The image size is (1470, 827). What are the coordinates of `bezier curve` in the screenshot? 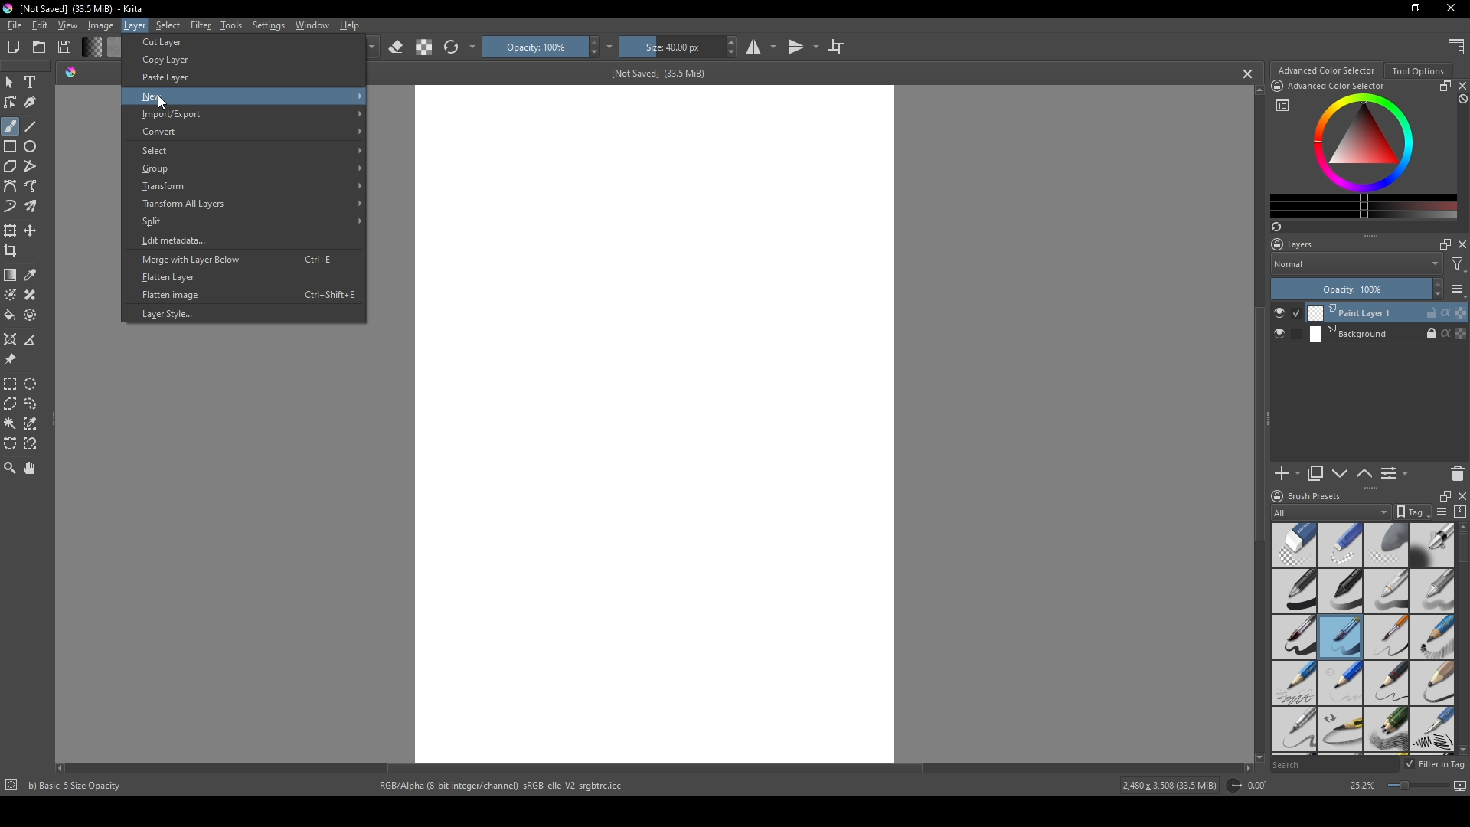 It's located at (11, 444).